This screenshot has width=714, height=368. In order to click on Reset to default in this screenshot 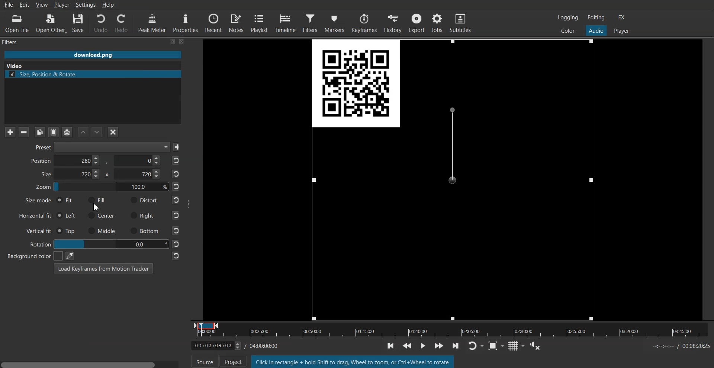, I will do `click(176, 208)`.